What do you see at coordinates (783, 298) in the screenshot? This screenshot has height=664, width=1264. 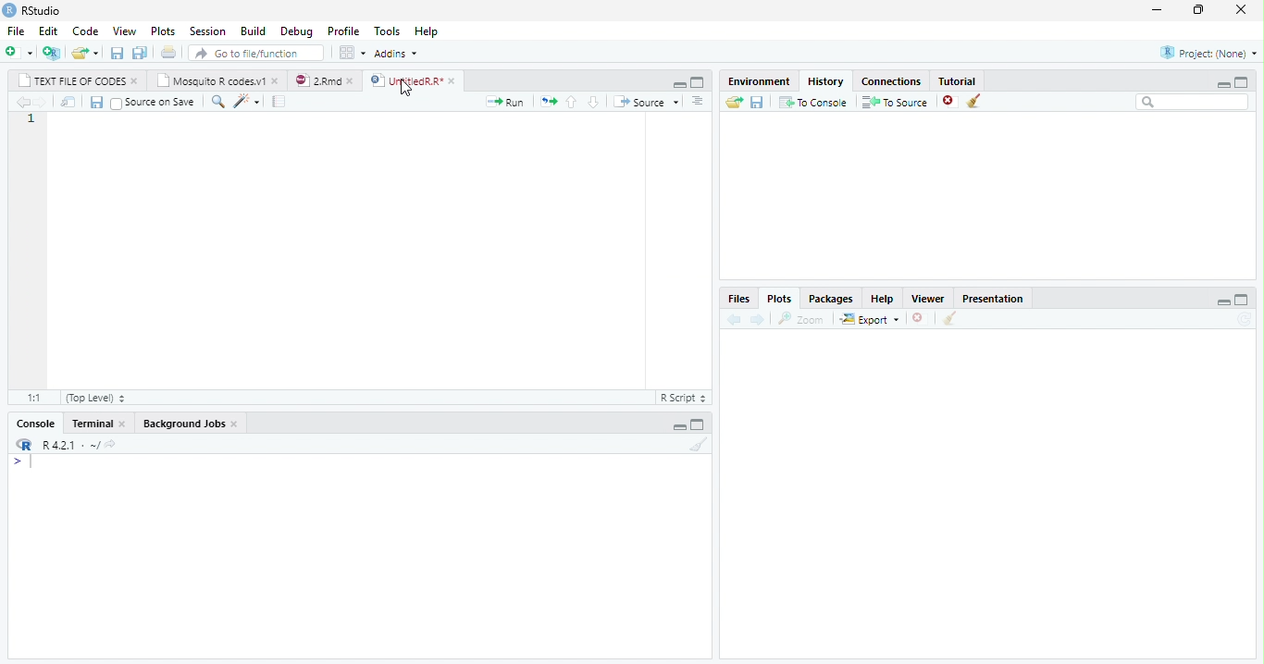 I see `plots` at bounding box center [783, 298].